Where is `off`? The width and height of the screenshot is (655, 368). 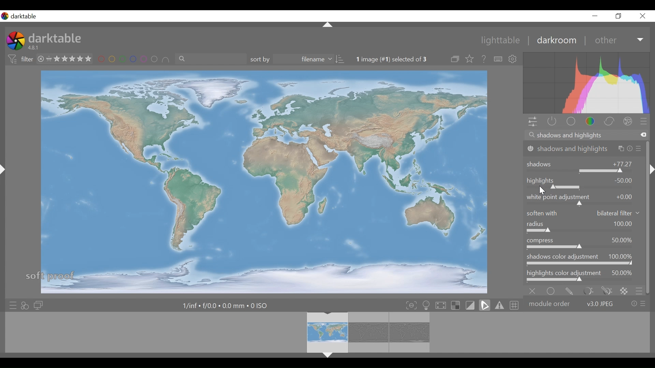
off is located at coordinates (534, 290).